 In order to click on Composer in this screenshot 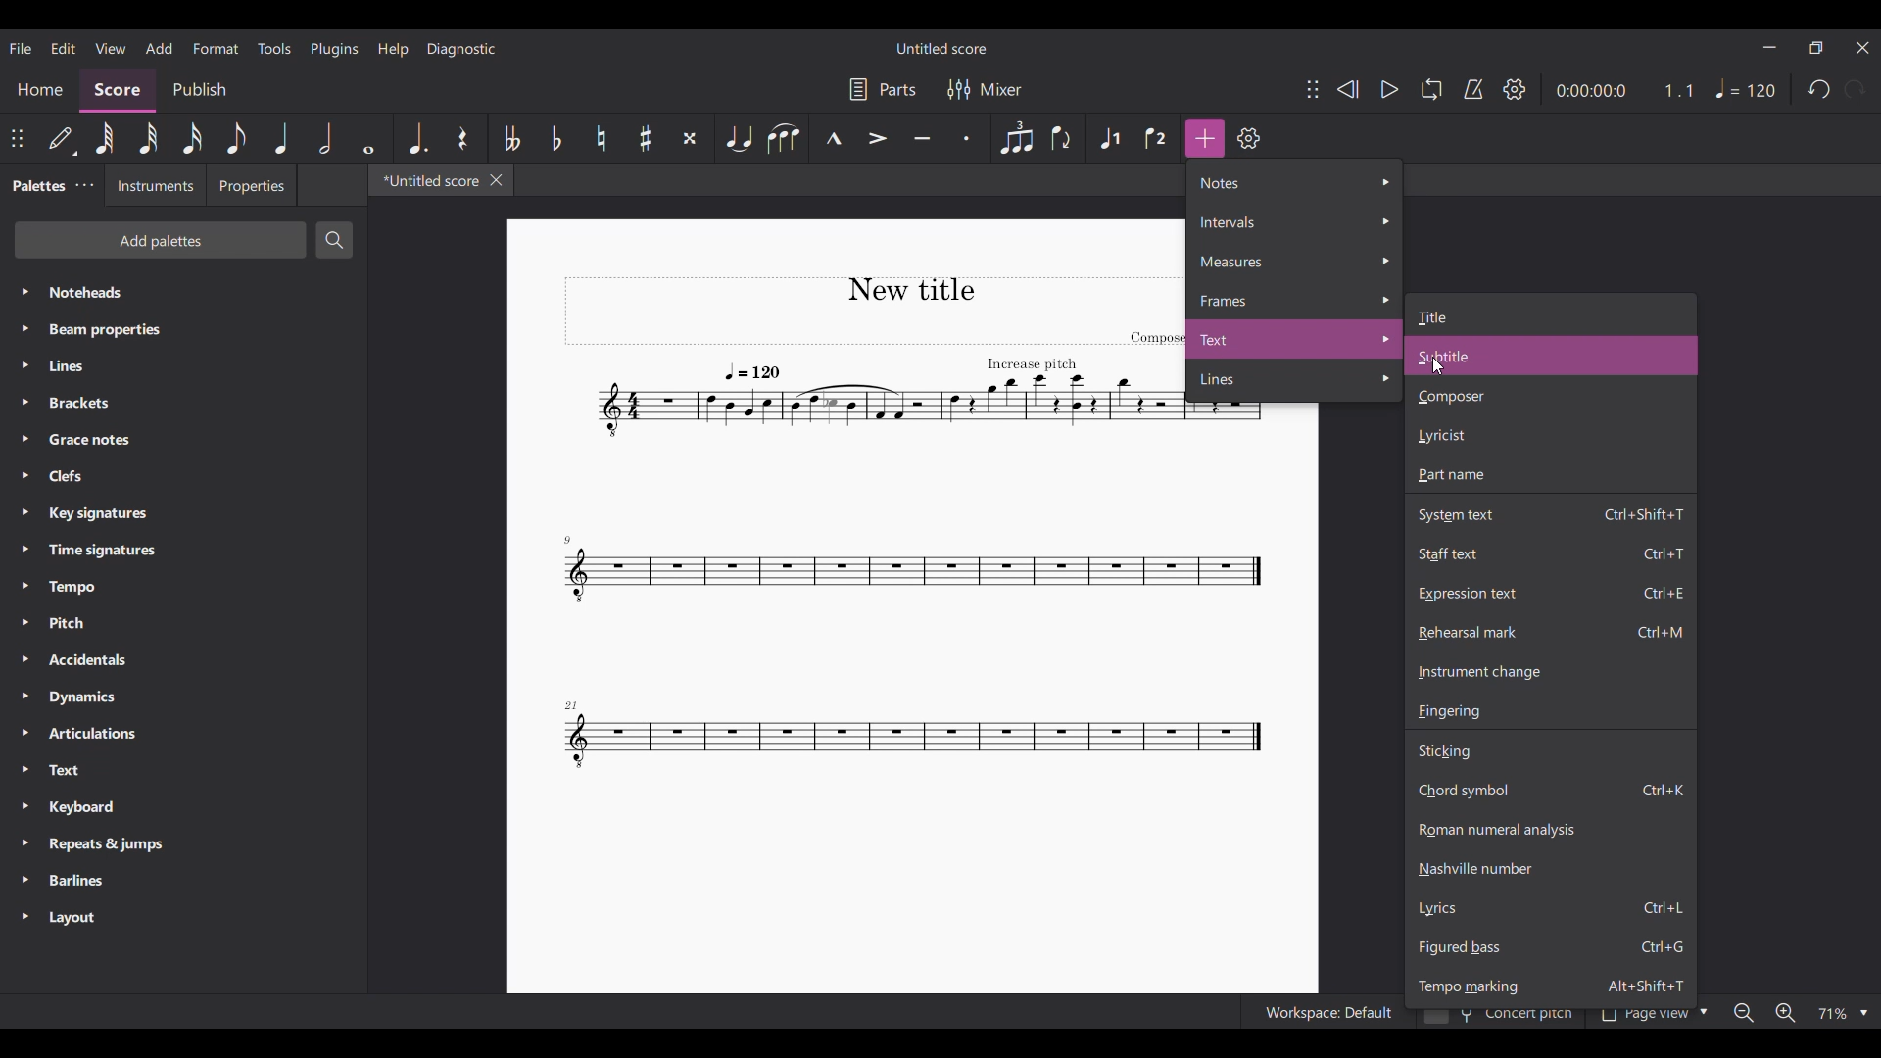, I will do `click(1551, 397)`.